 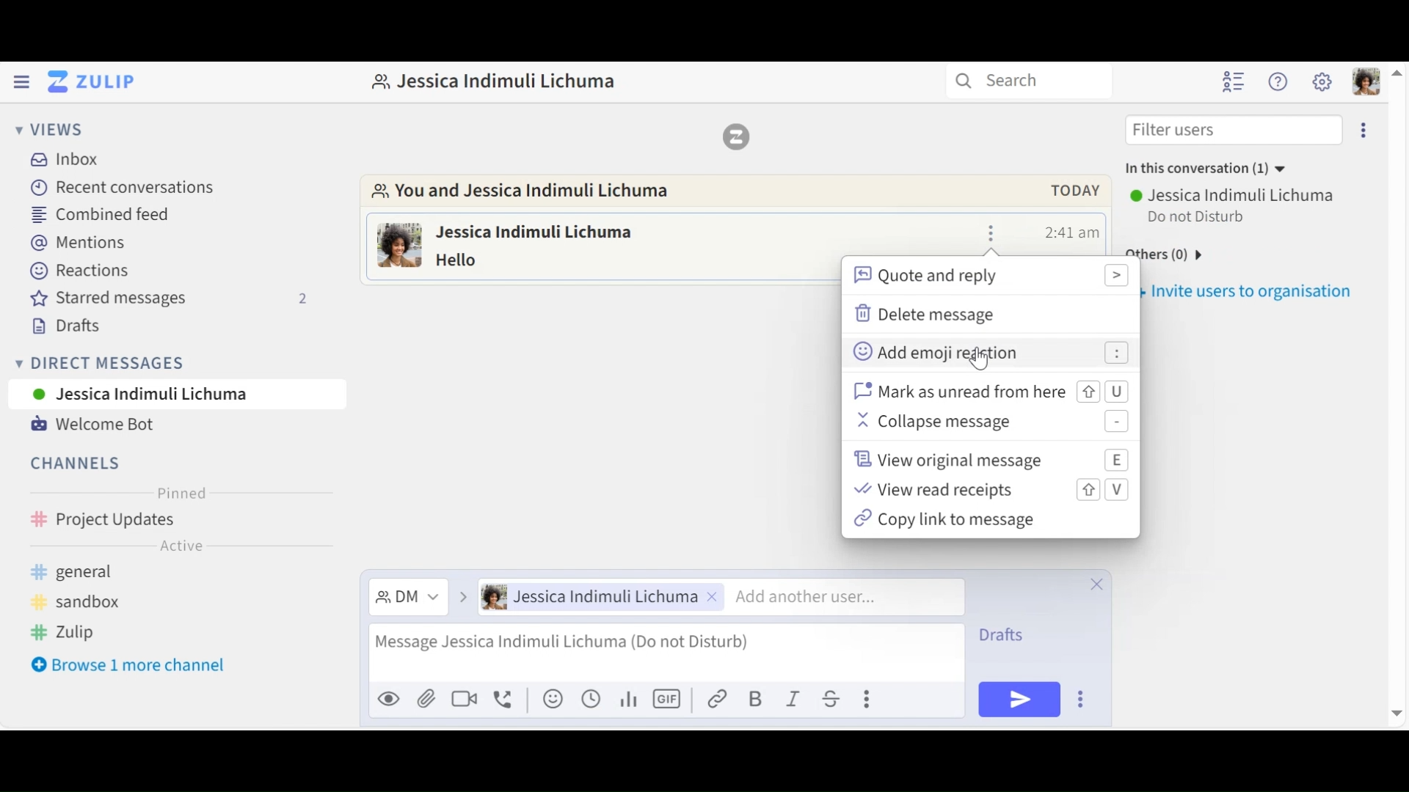 I want to click on View original message, so click(x=993, y=458).